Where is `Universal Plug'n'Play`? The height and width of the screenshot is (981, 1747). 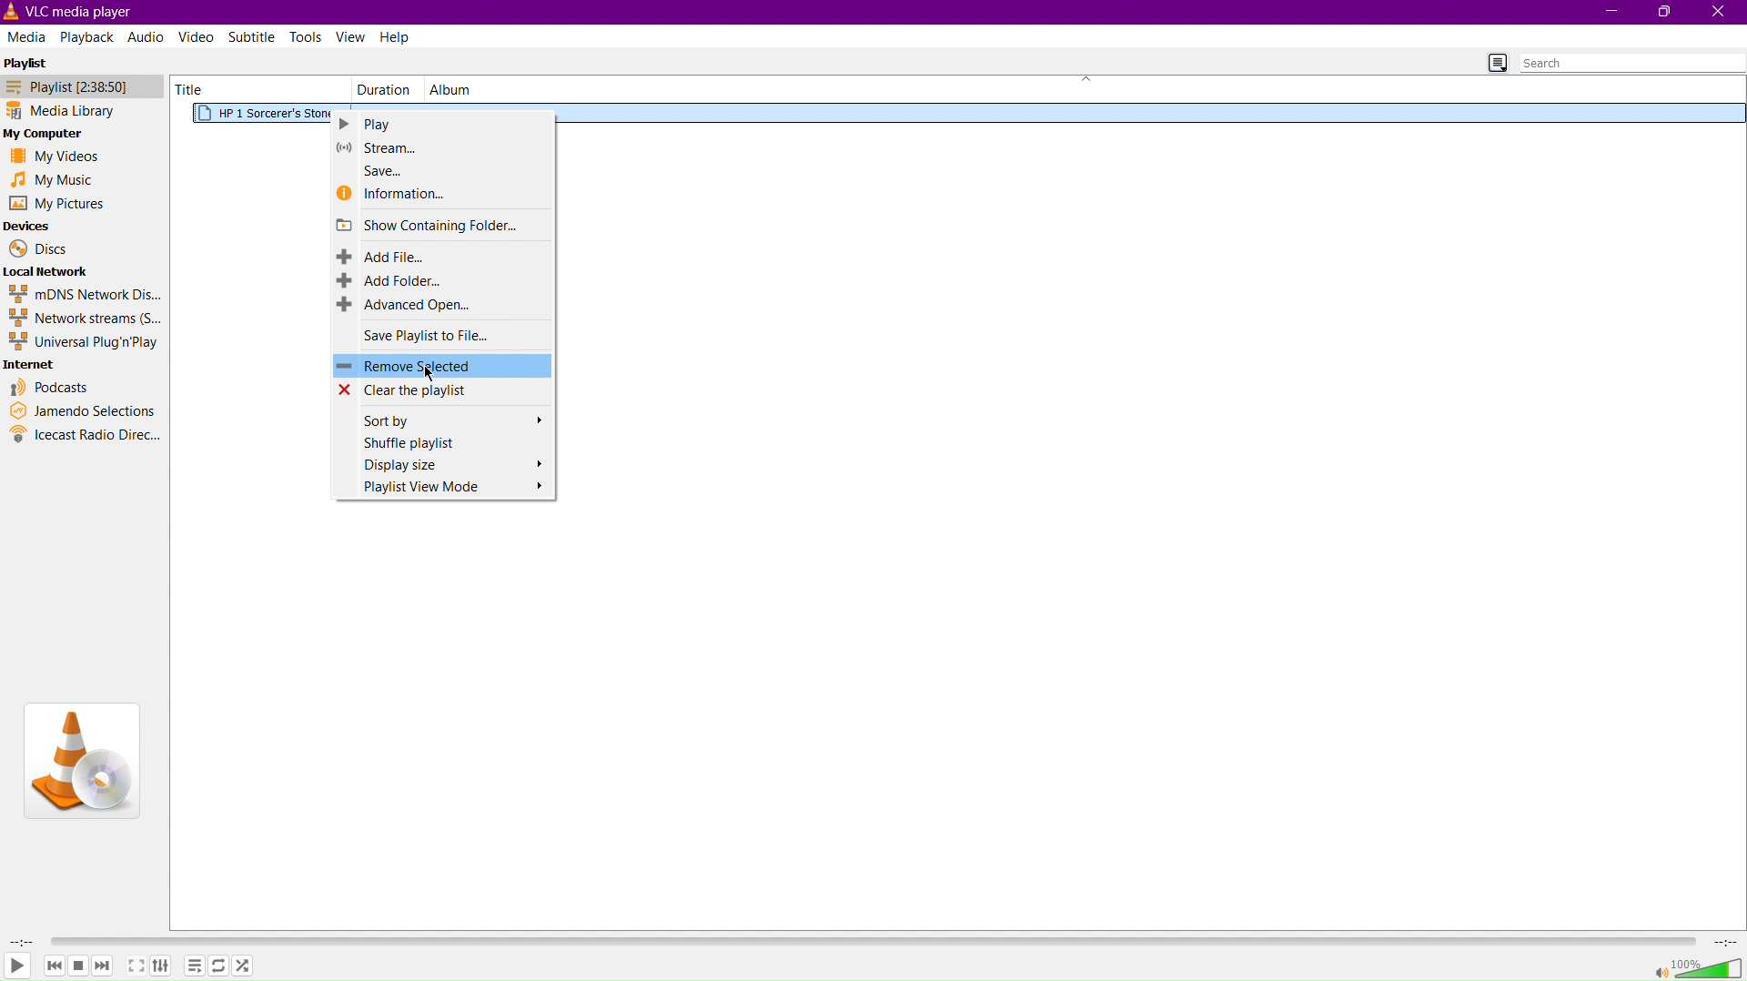 Universal Plug'n'Play is located at coordinates (83, 341).